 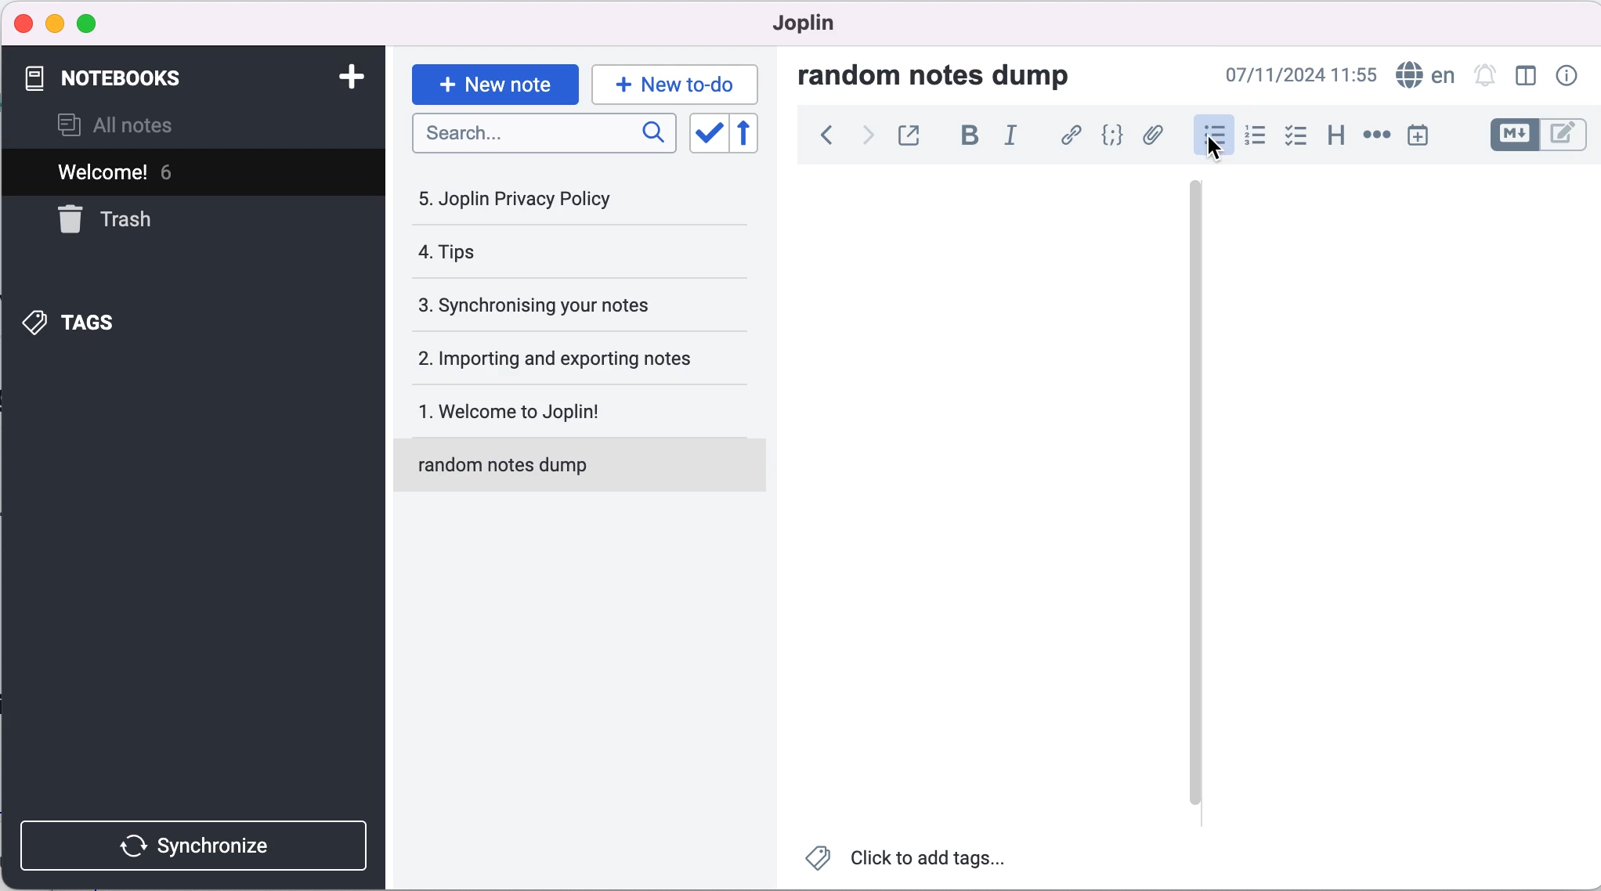 What do you see at coordinates (151, 171) in the screenshot?
I see `welcome! 6` at bounding box center [151, 171].